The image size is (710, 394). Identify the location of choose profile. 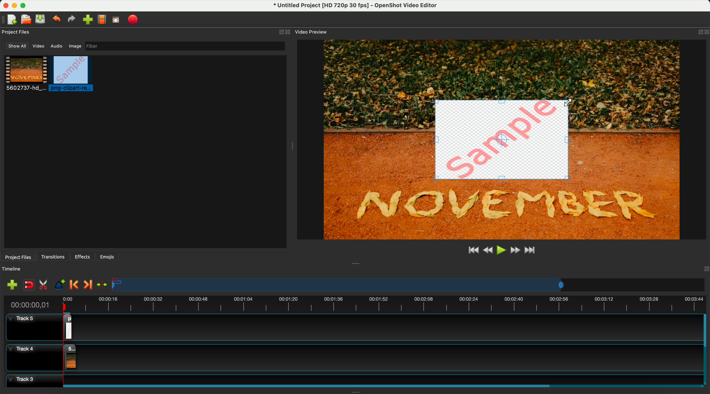
(103, 20).